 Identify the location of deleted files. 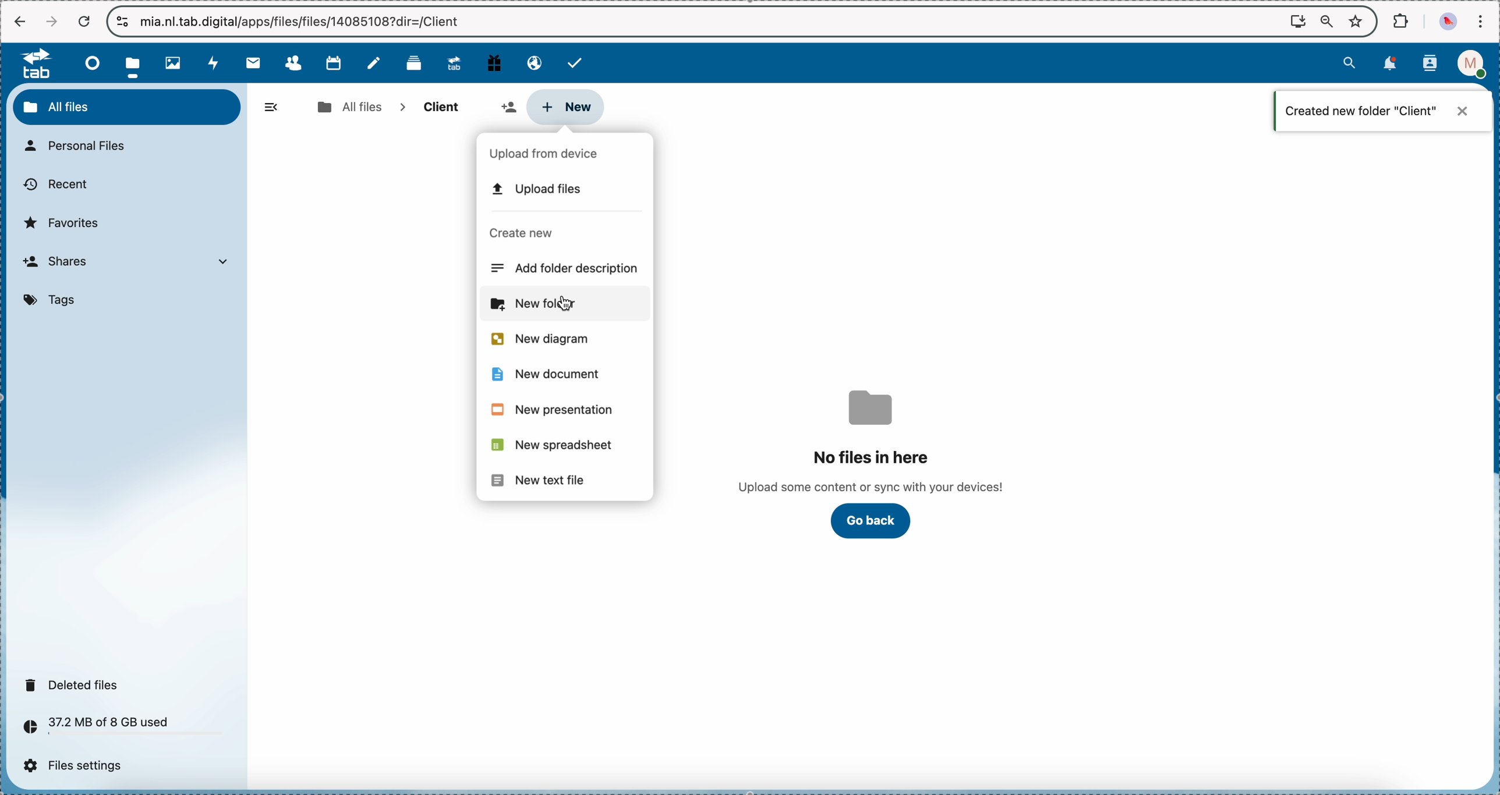
(75, 684).